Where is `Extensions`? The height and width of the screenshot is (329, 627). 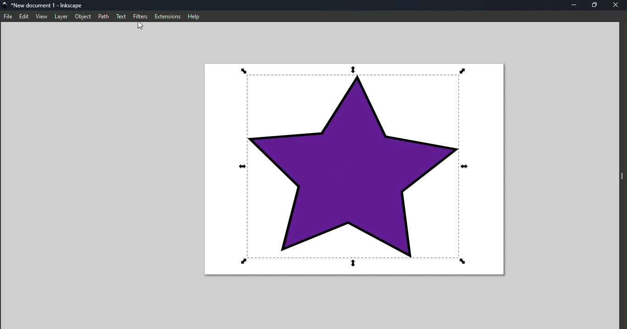 Extensions is located at coordinates (165, 16).